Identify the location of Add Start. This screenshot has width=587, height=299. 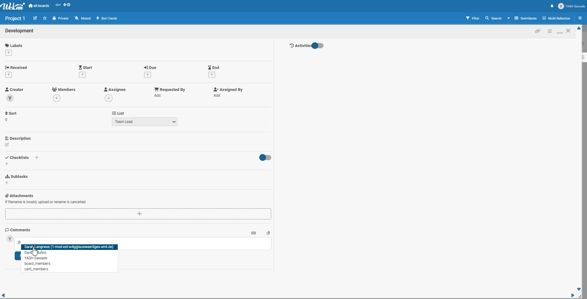
(86, 67).